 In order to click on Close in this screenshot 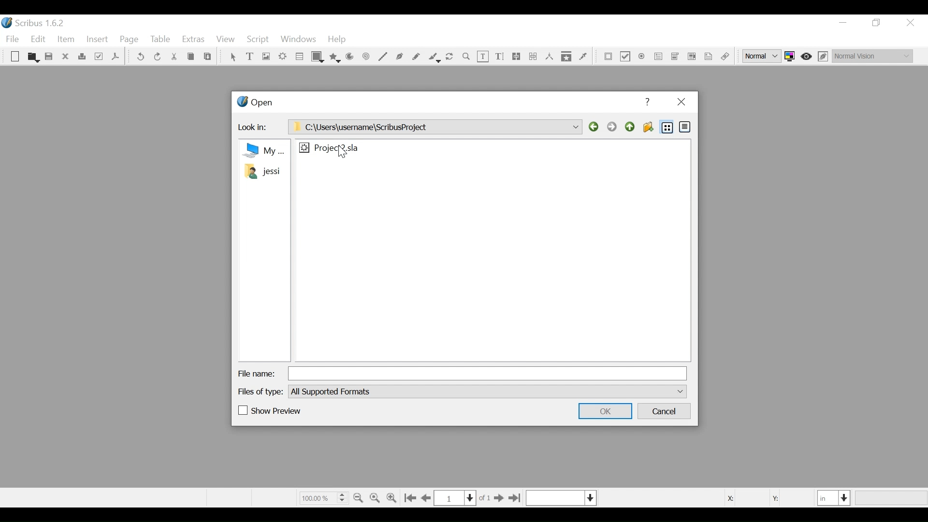, I will do `click(681, 102)`.